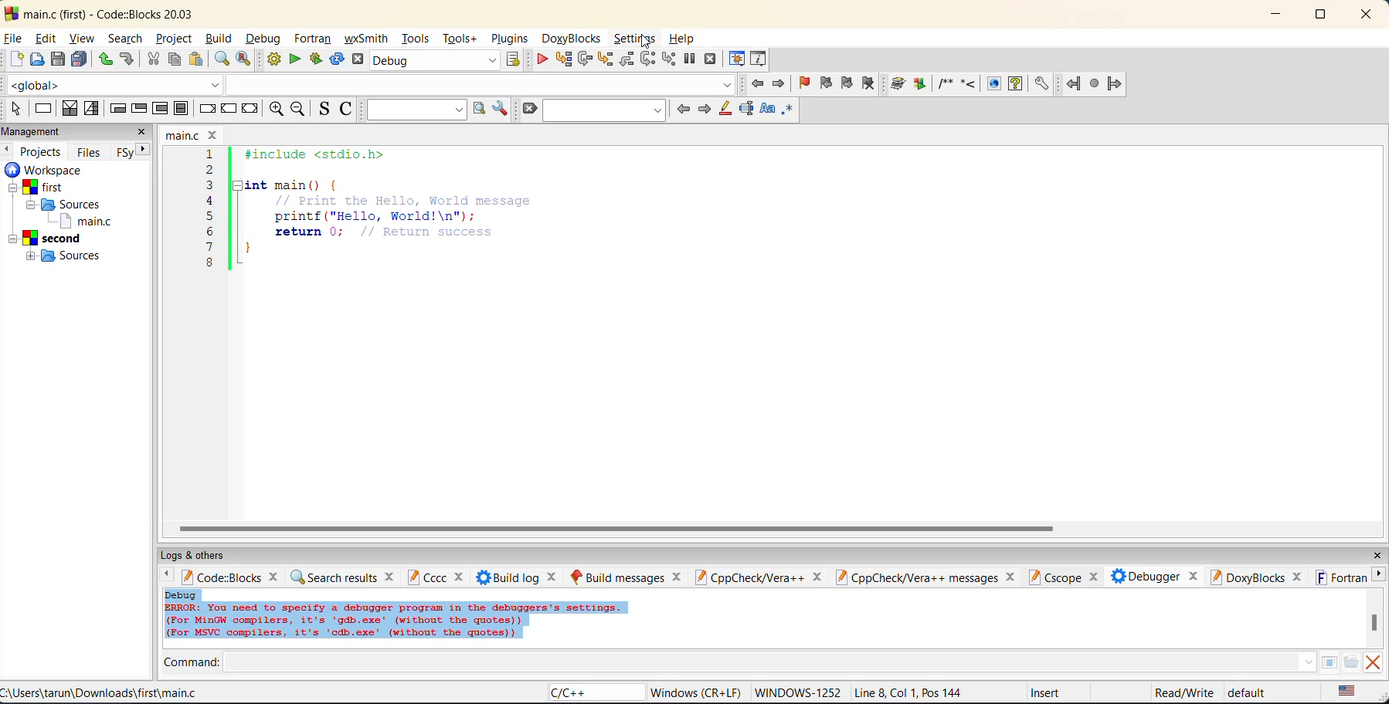 The width and height of the screenshot is (1389, 704). I want to click on tools+, so click(463, 39).